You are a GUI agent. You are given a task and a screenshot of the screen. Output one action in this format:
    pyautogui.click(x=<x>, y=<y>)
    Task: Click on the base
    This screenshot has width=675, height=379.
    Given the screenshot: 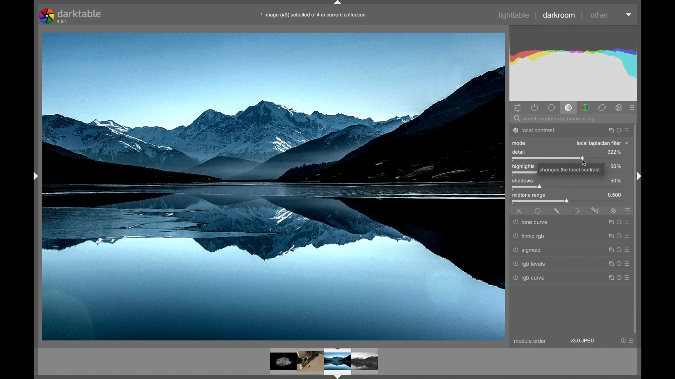 What is the action you would take?
    pyautogui.click(x=551, y=108)
    